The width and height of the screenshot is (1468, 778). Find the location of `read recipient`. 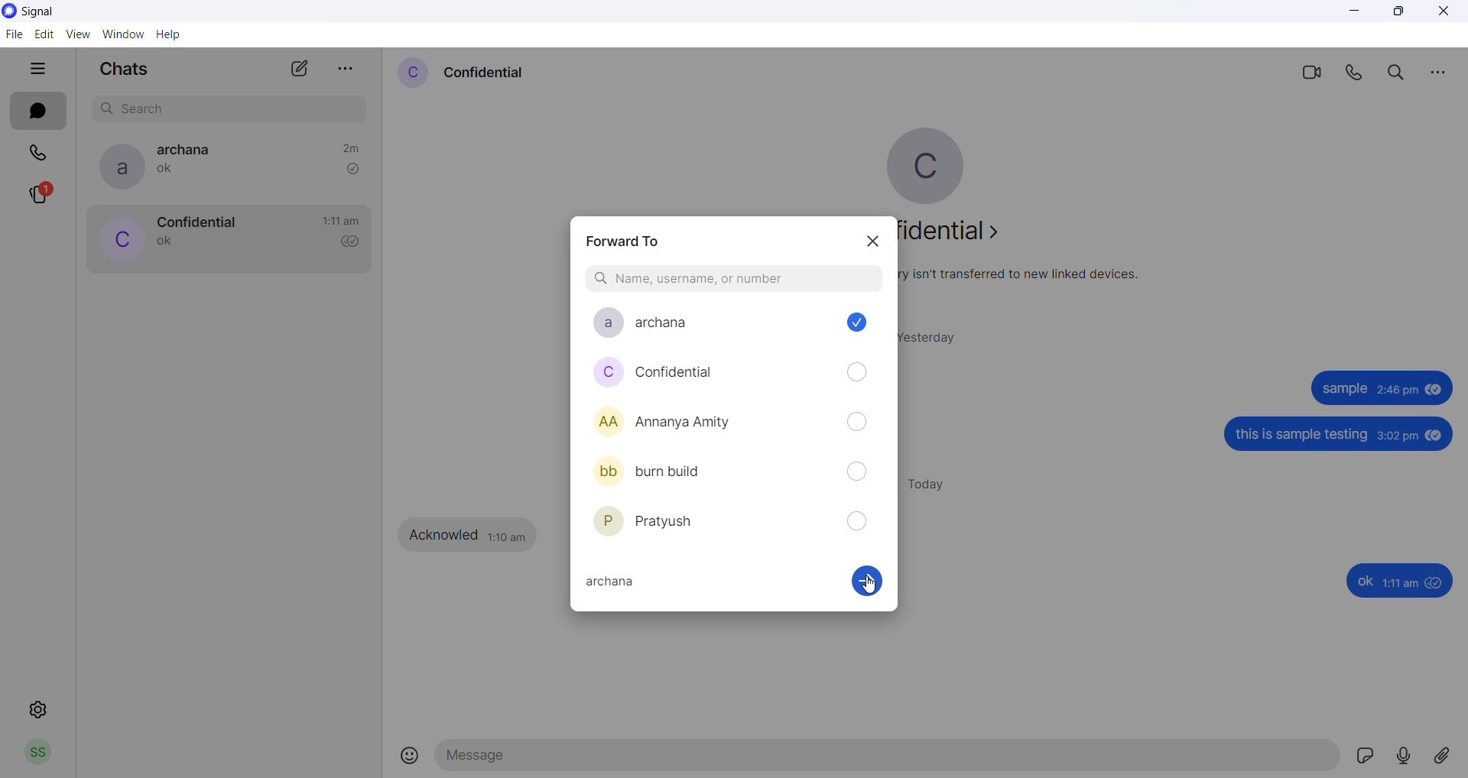

read recipient is located at coordinates (352, 169).